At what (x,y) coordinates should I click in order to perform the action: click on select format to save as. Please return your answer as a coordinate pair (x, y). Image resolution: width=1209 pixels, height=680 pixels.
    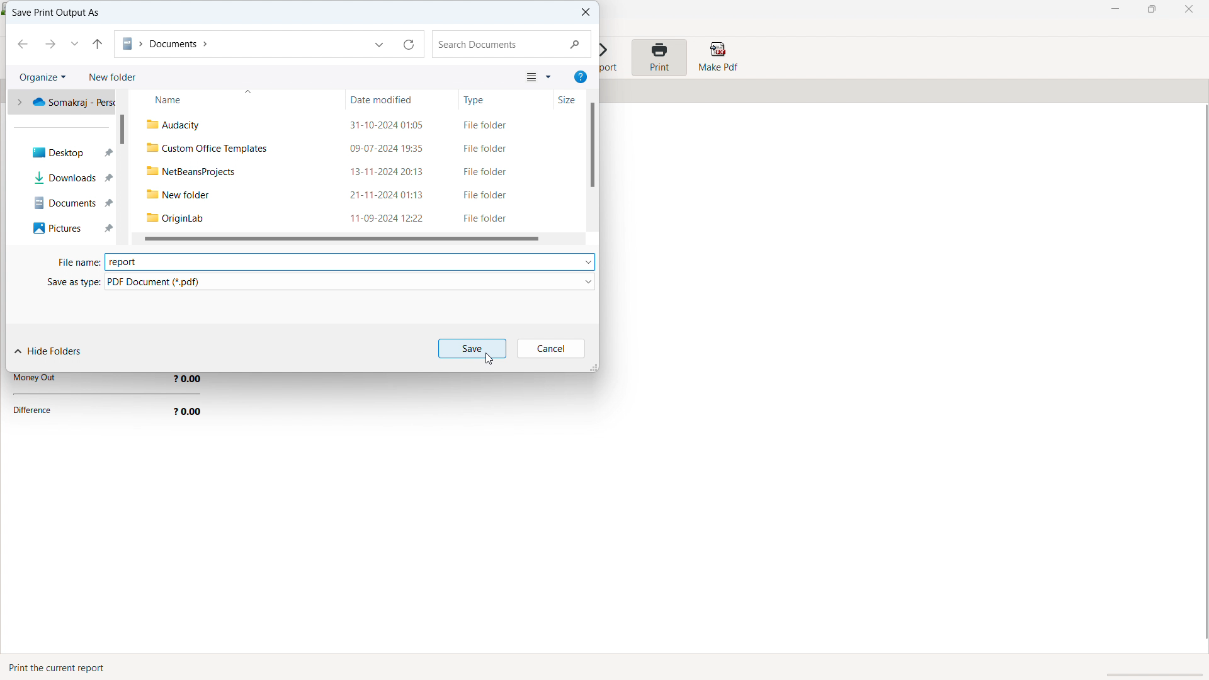
    Looking at the image, I should click on (350, 281).